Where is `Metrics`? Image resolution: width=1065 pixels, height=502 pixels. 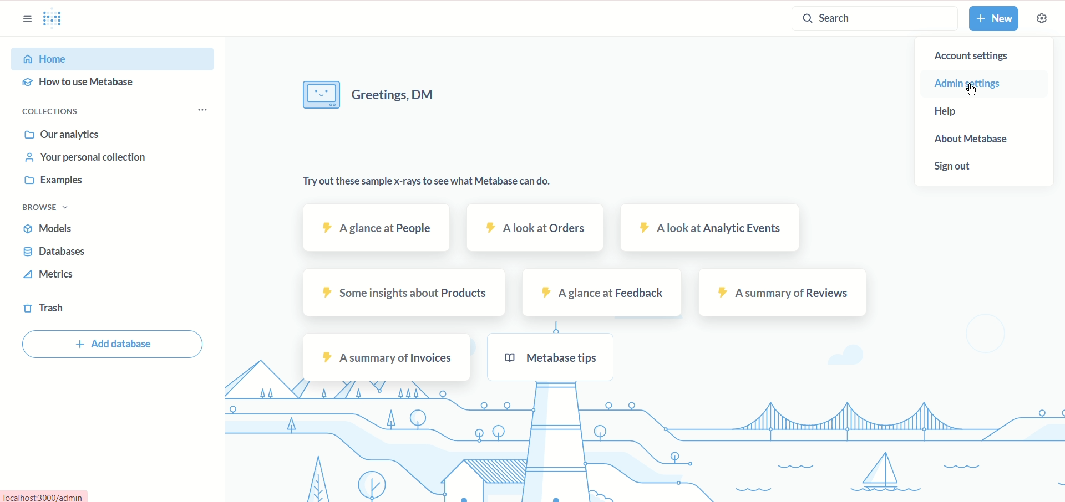
Metrics is located at coordinates (98, 274).